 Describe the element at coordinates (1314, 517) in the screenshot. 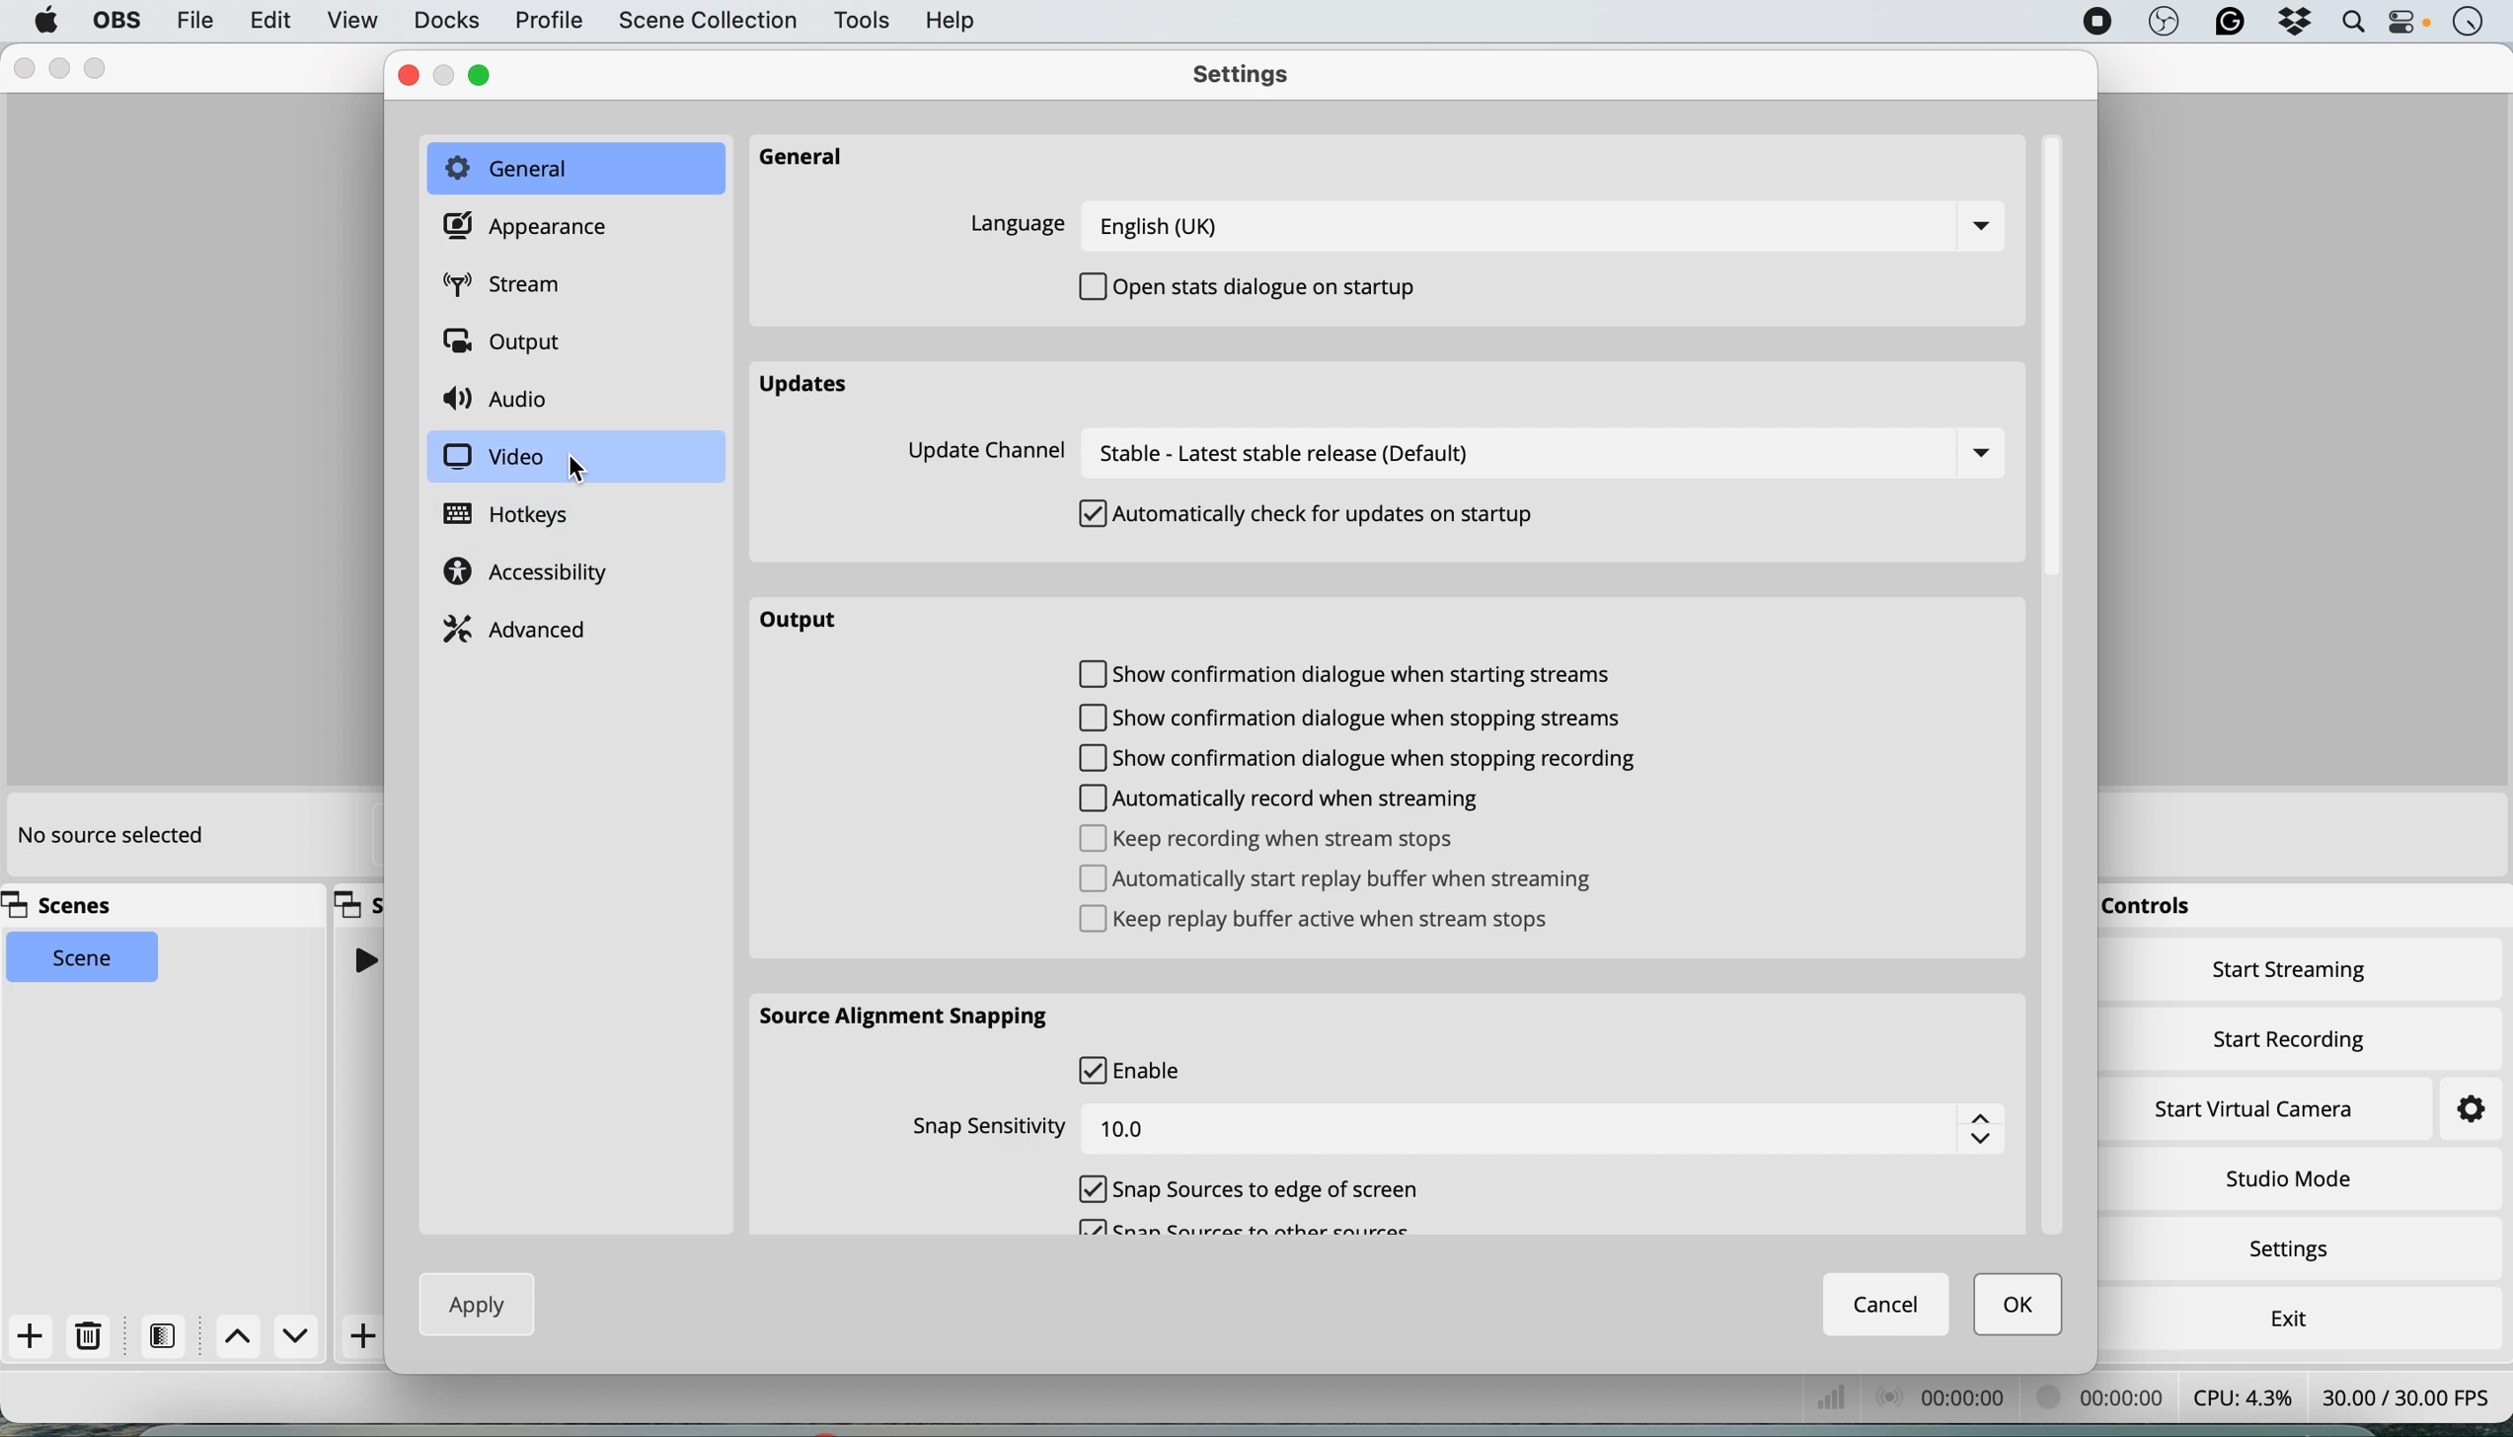

I see `automatically check for updates on startup` at that location.